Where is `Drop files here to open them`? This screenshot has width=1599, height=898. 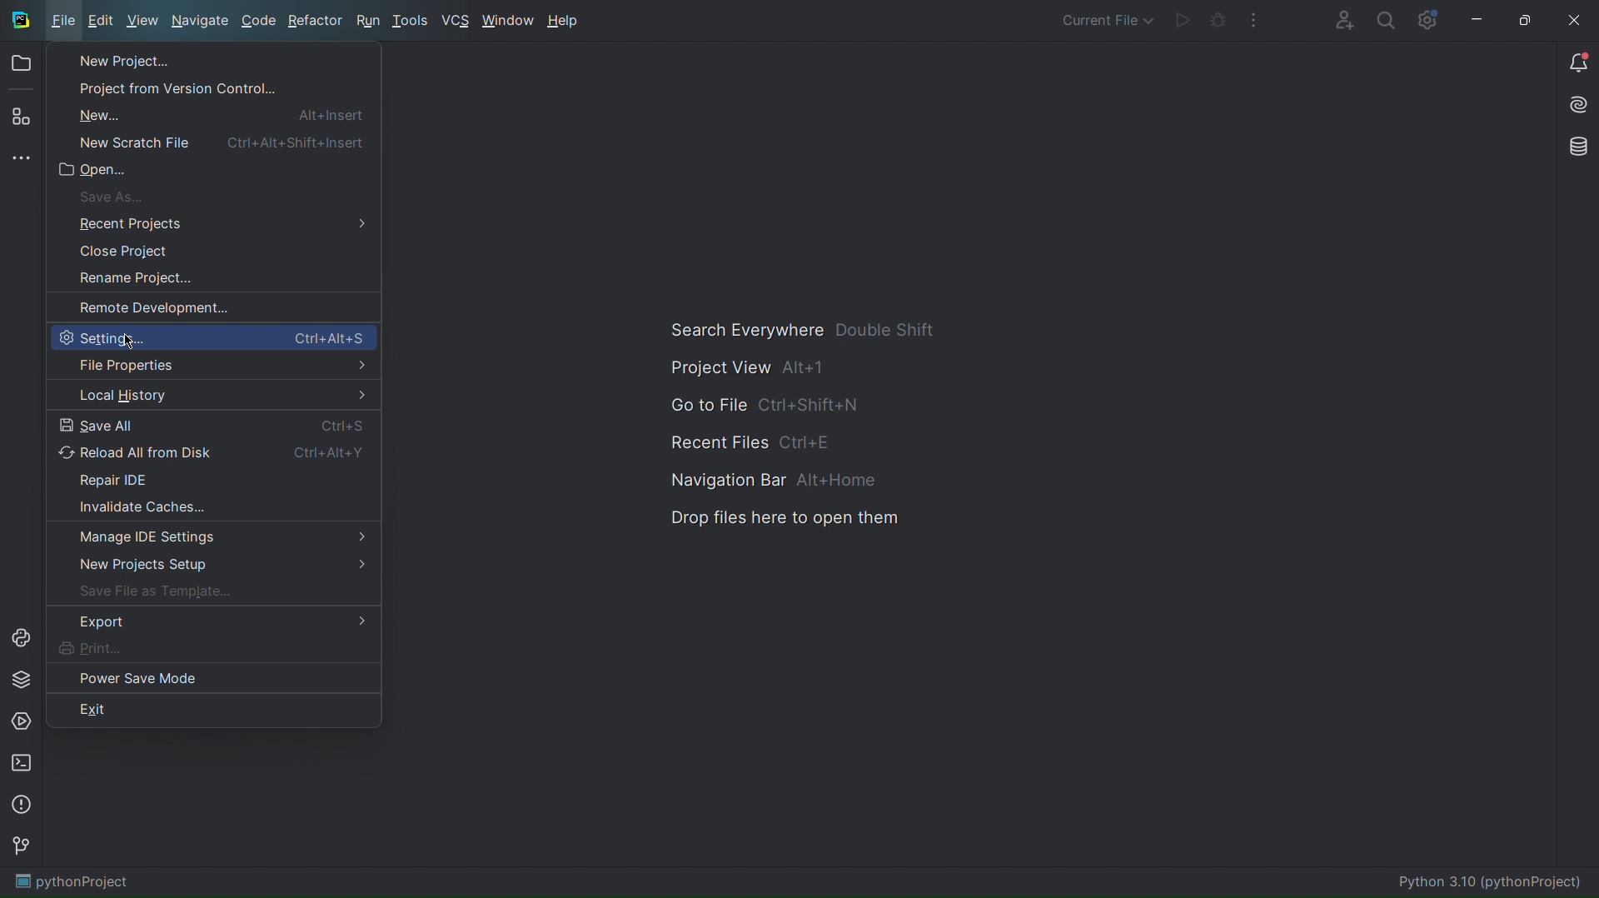 Drop files here to open them is located at coordinates (790, 517).